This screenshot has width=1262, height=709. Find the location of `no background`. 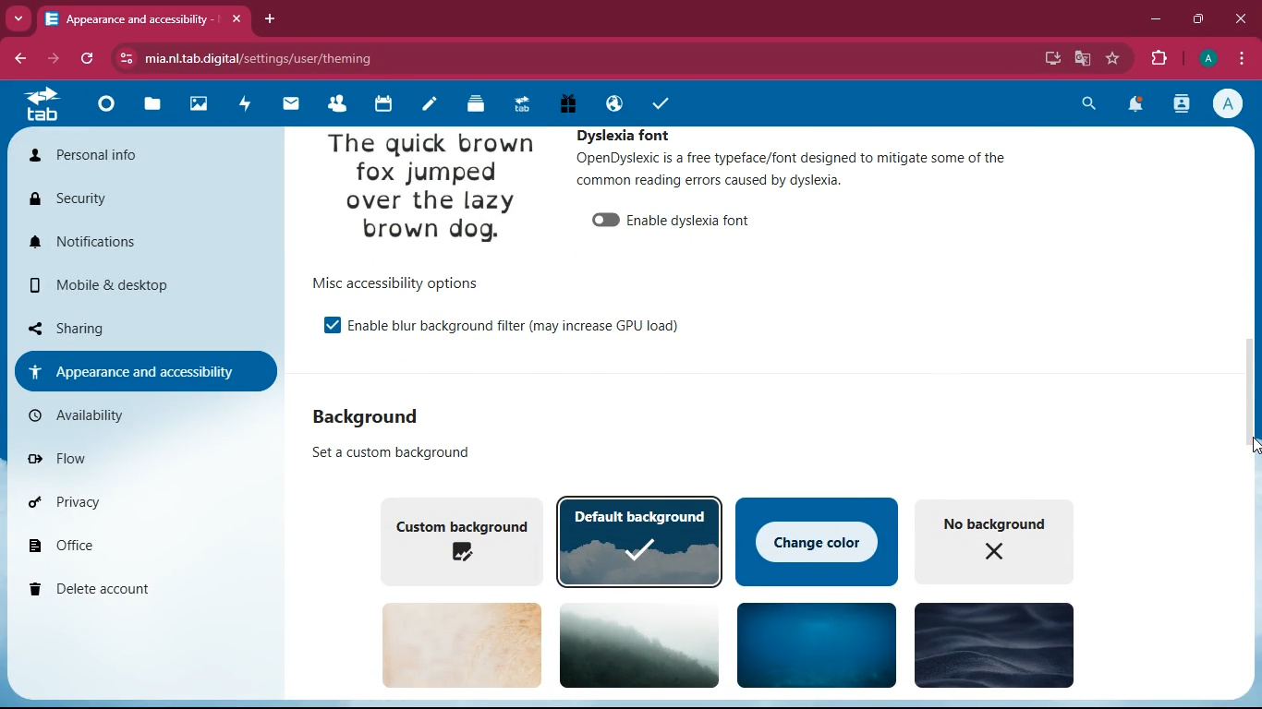

no background is located at coordinates (1002, 540).